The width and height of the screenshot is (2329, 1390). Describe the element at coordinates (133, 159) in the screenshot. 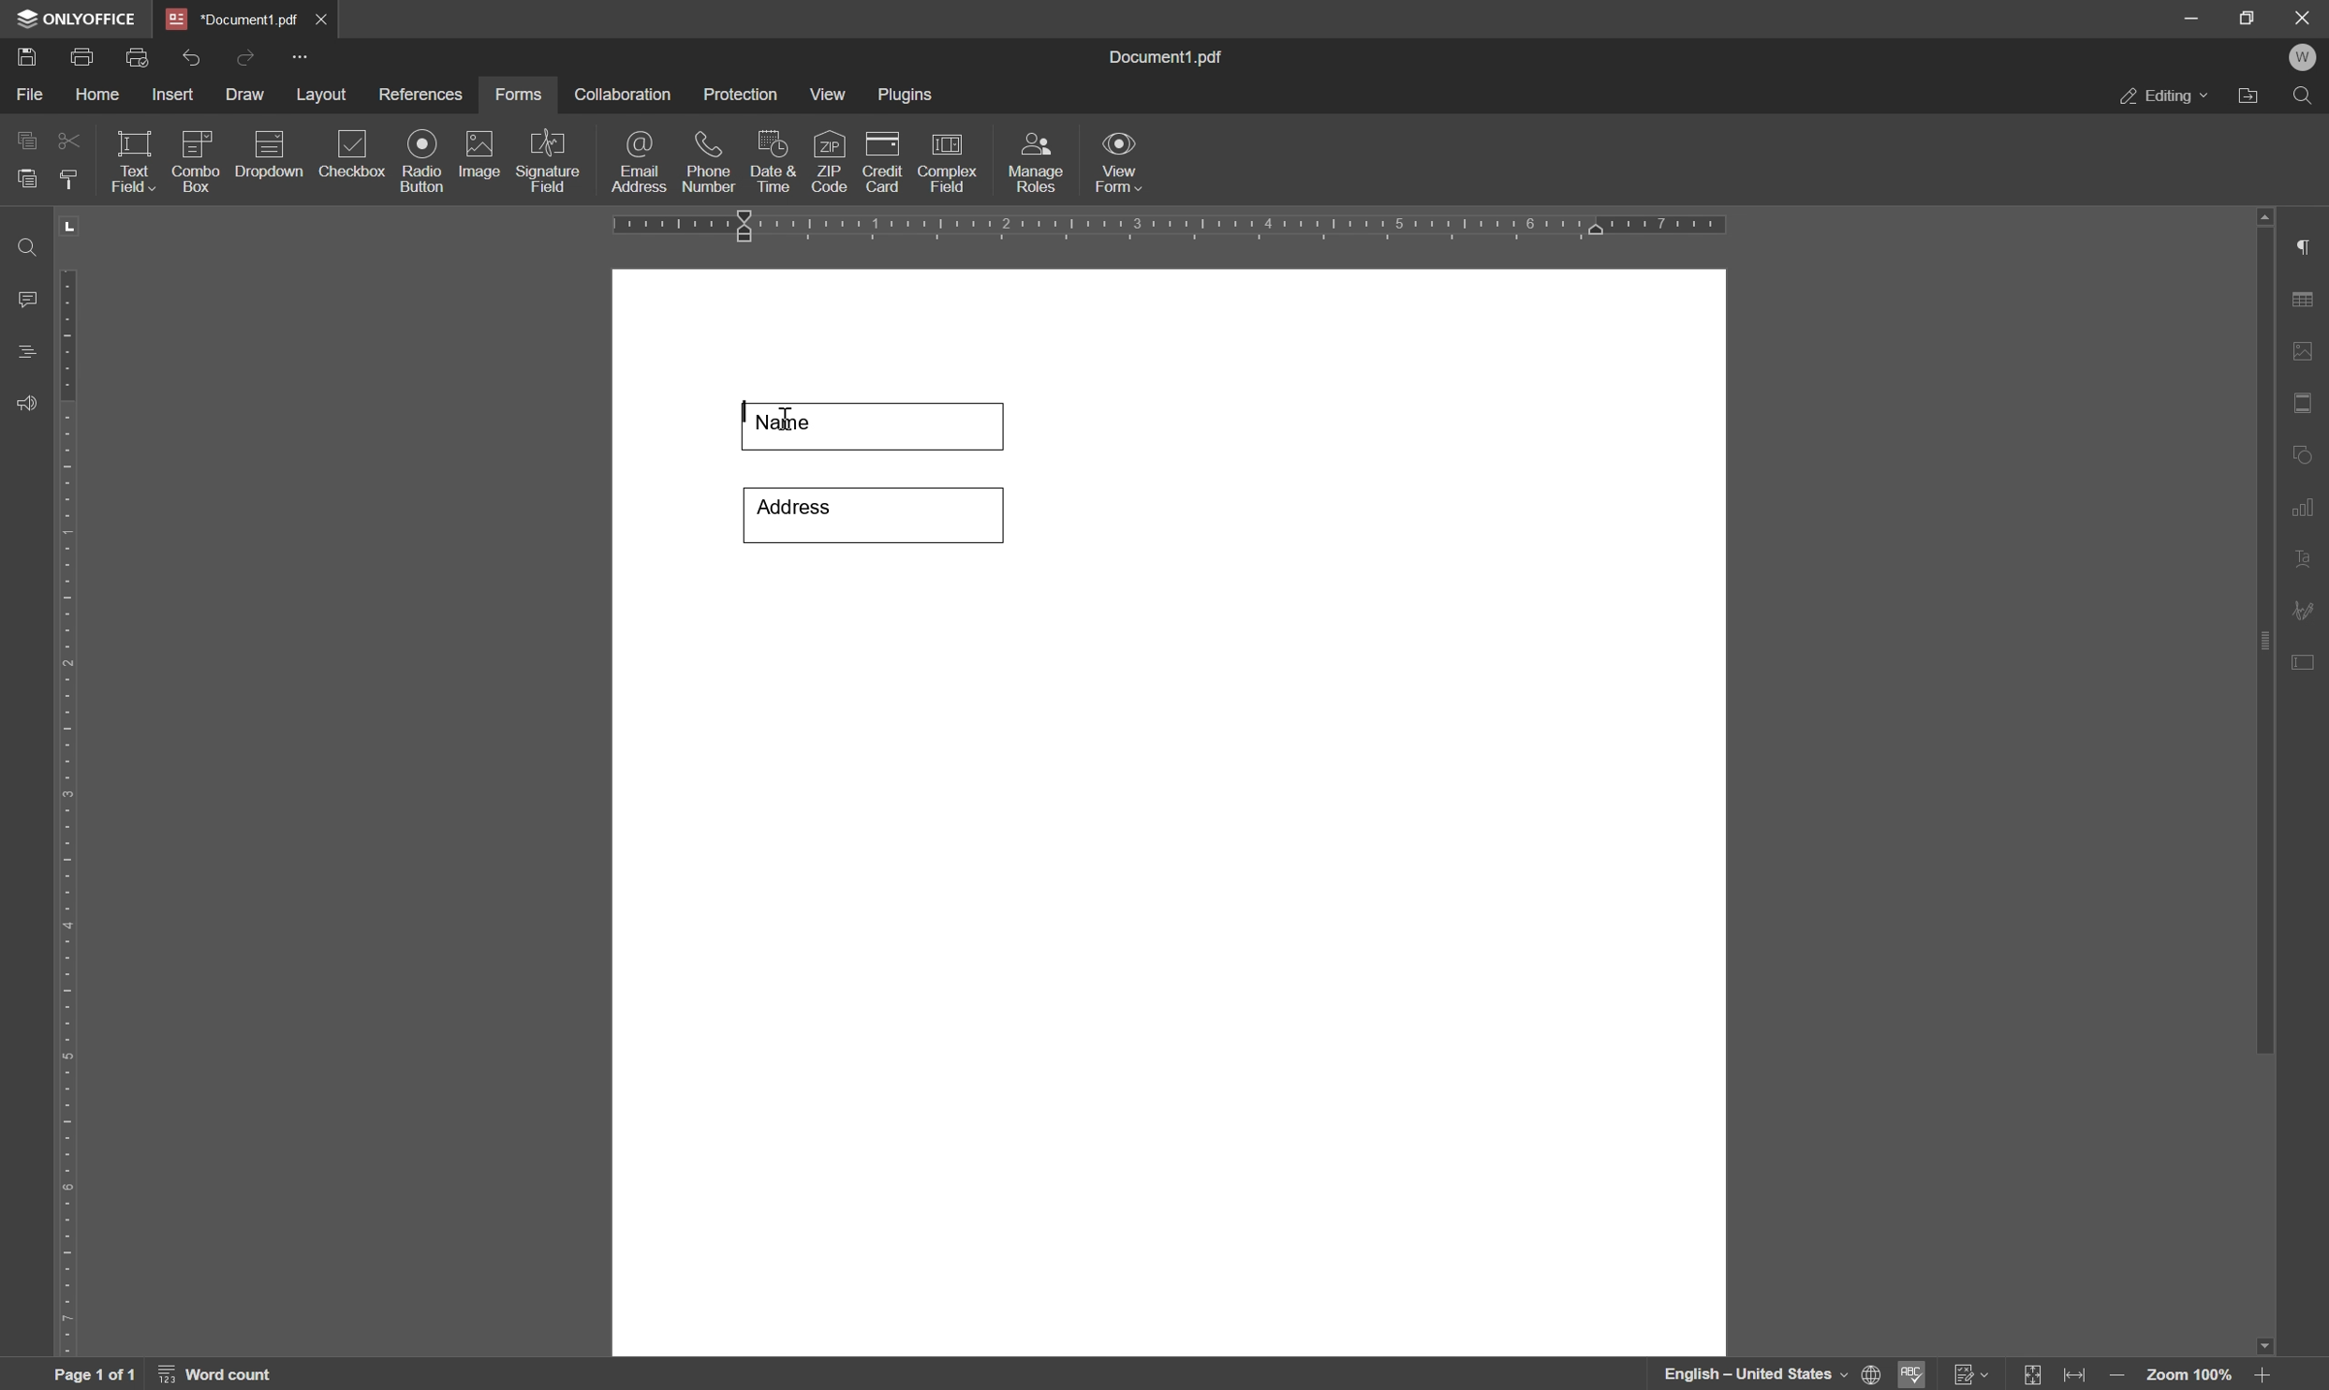

I see `text field` at that location.